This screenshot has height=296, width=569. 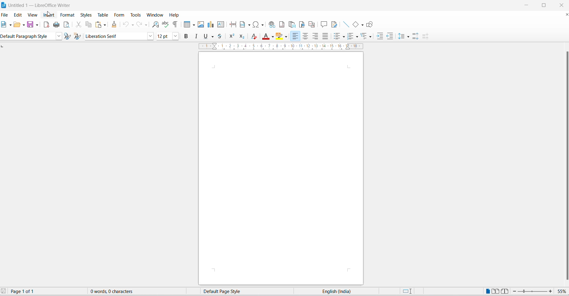 What do you see at coordinates (380, 37) in the screenshot?
I see `increase indent` at bounding box center [380, 37].